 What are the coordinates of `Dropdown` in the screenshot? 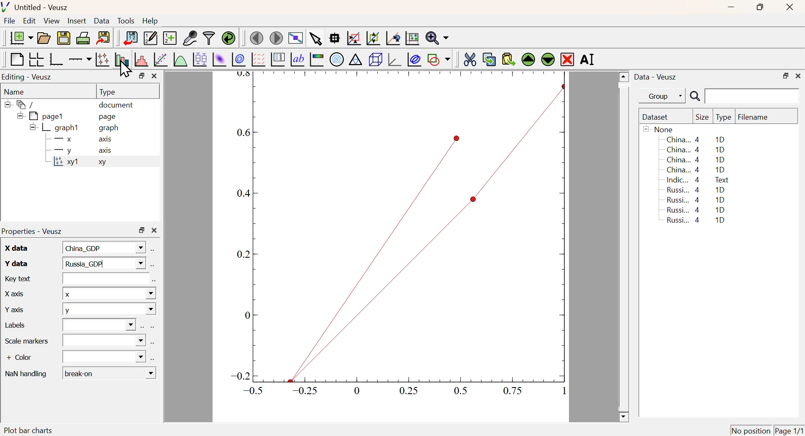 It's located at (104, 356).